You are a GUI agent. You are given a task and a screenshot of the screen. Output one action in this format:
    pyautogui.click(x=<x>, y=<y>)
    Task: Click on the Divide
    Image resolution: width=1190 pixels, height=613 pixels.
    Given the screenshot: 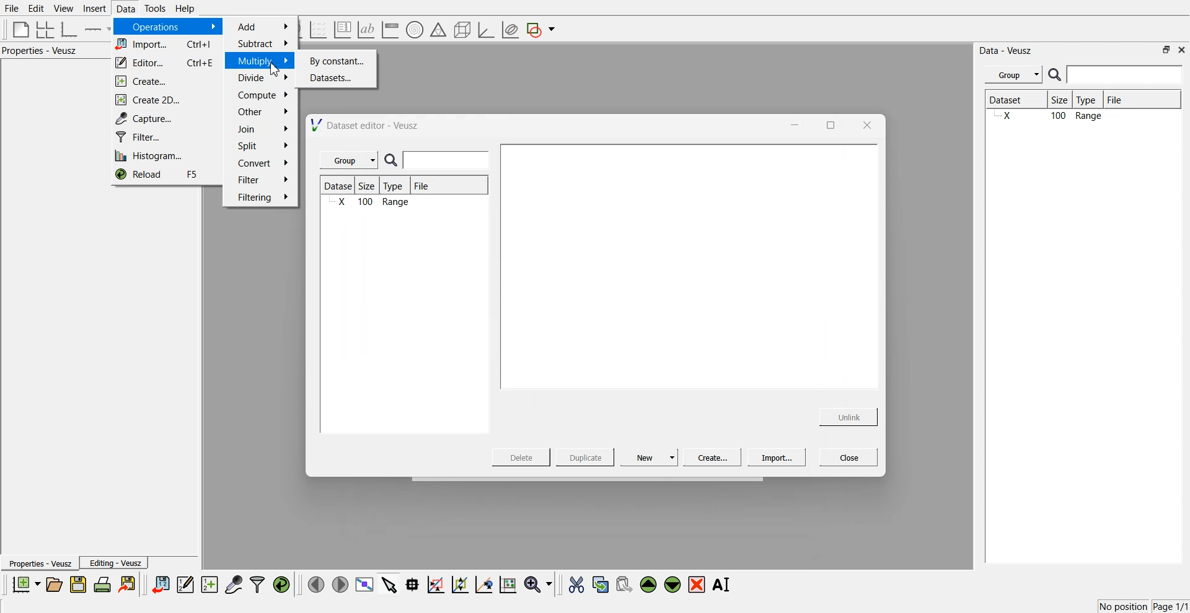 What is the action you would take?
    pyautogui.click(x=262, y=78)
    